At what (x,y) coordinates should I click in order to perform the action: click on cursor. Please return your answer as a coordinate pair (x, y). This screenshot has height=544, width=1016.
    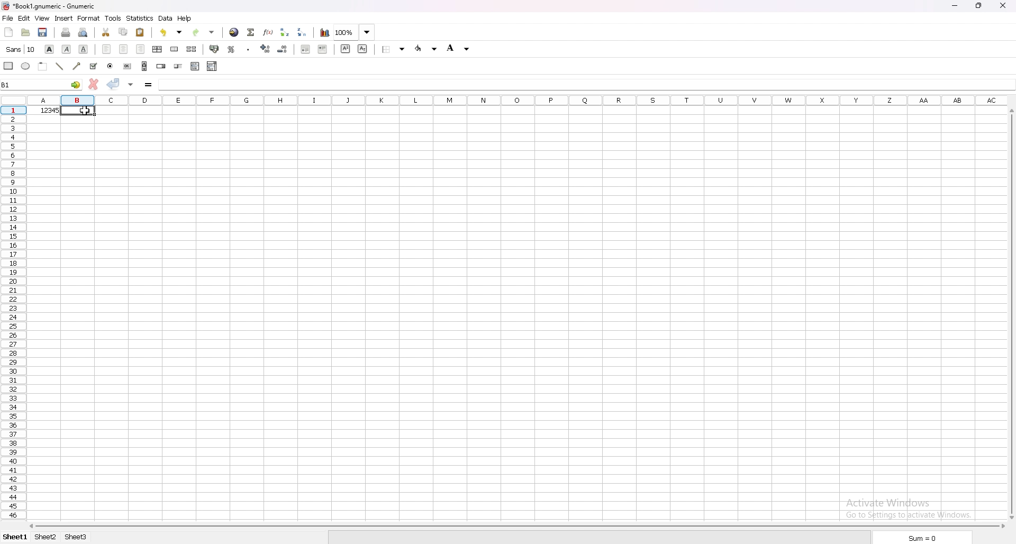
    Looking at the image, I should click on (89, 111).